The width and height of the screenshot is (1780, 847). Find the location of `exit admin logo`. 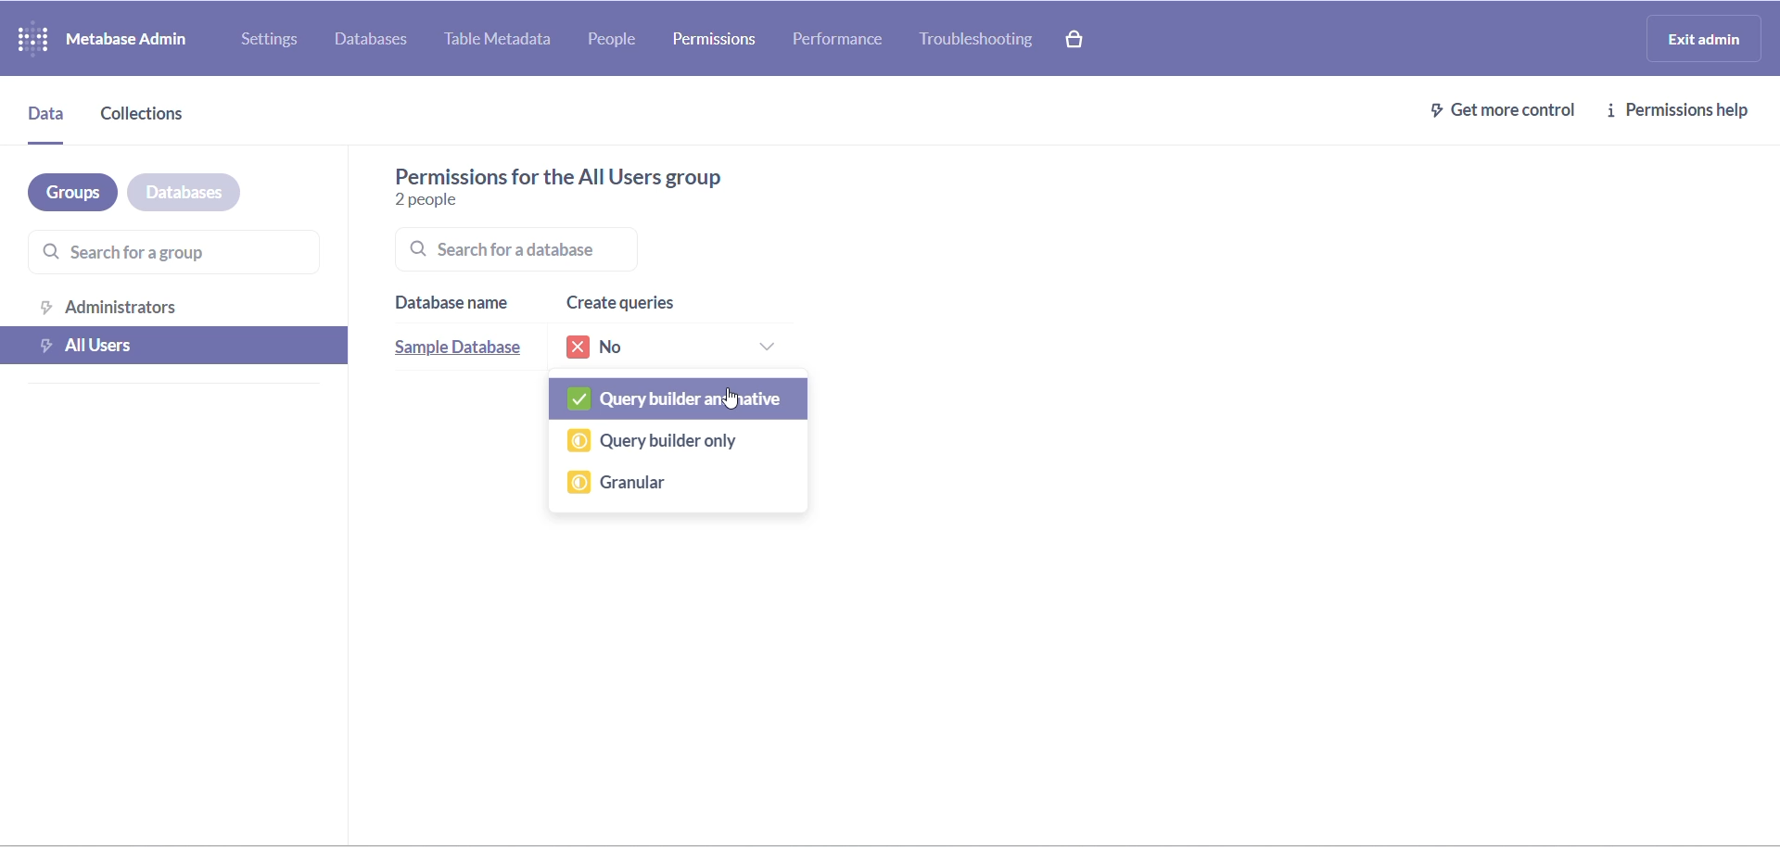

exit admin logo is located at coordinates (1710, 41).